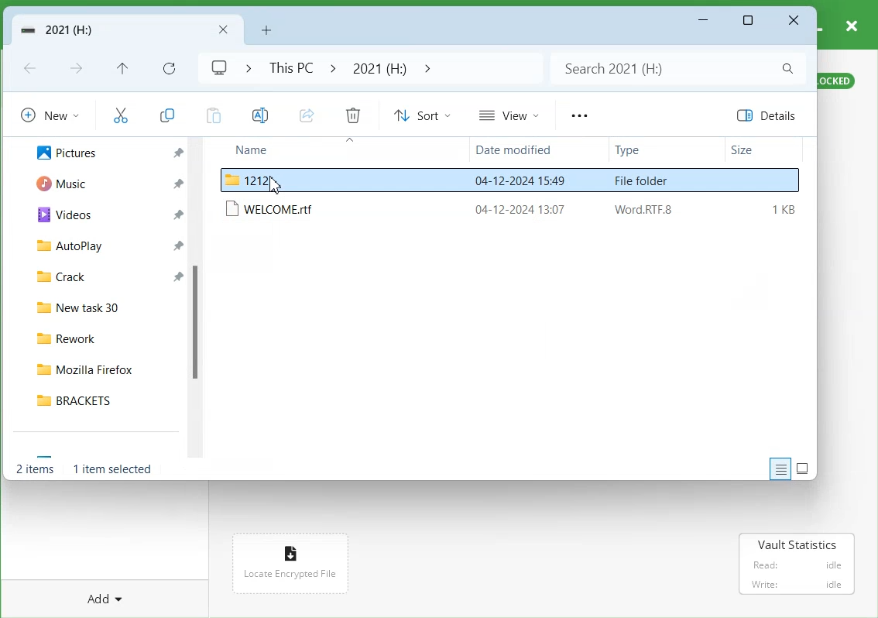 The image size is (878, 618). What do you see at coordinates (218, 68) in the screenshot?
I see `Logo` at bounding box center [218, 68].